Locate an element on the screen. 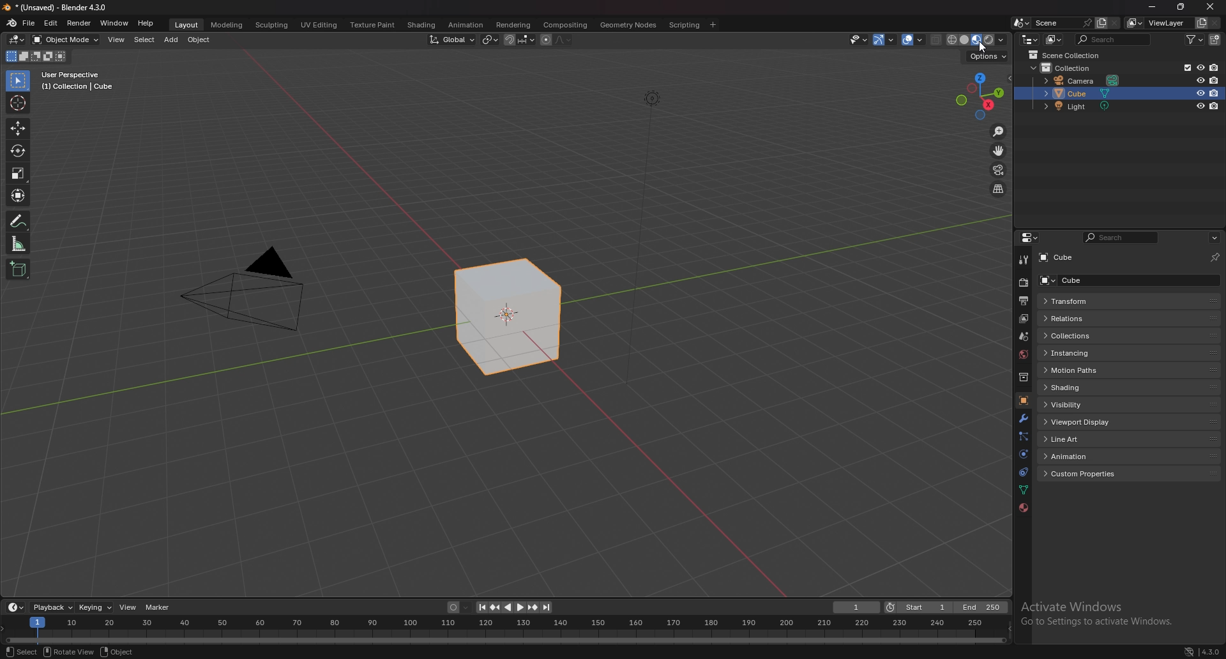 This screenshot has height=659, width=1226. move is located at coordinates (19, 128).